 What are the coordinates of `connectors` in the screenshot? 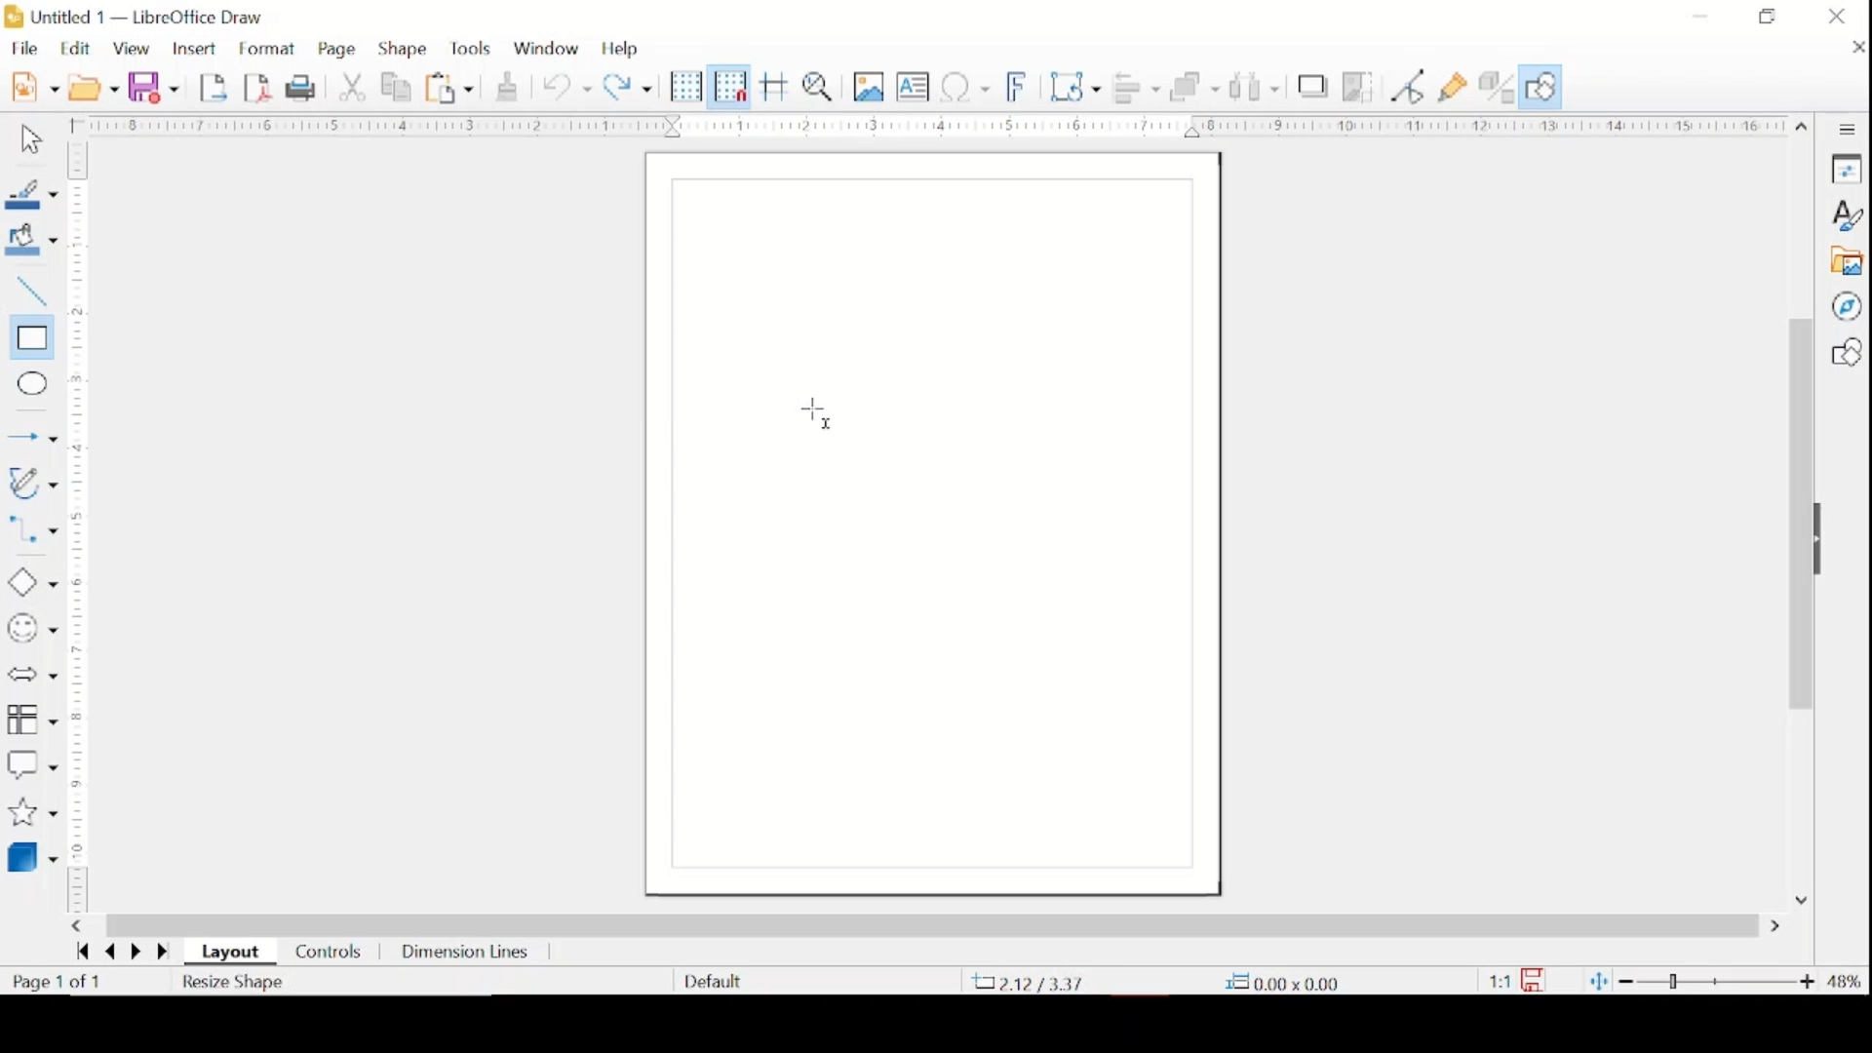 It's located at (32, 533).